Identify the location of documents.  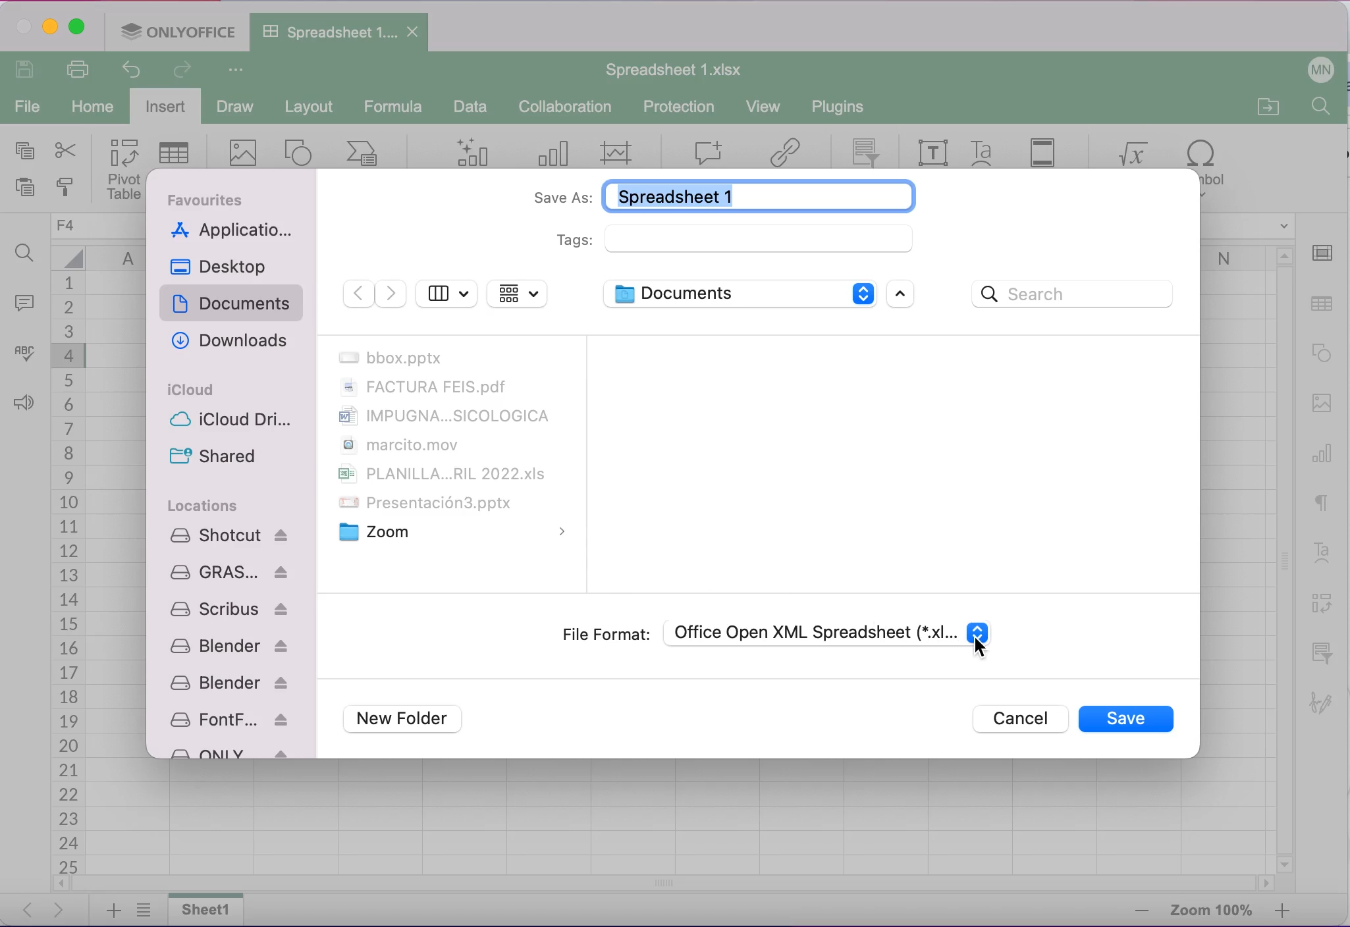
(450, 446).